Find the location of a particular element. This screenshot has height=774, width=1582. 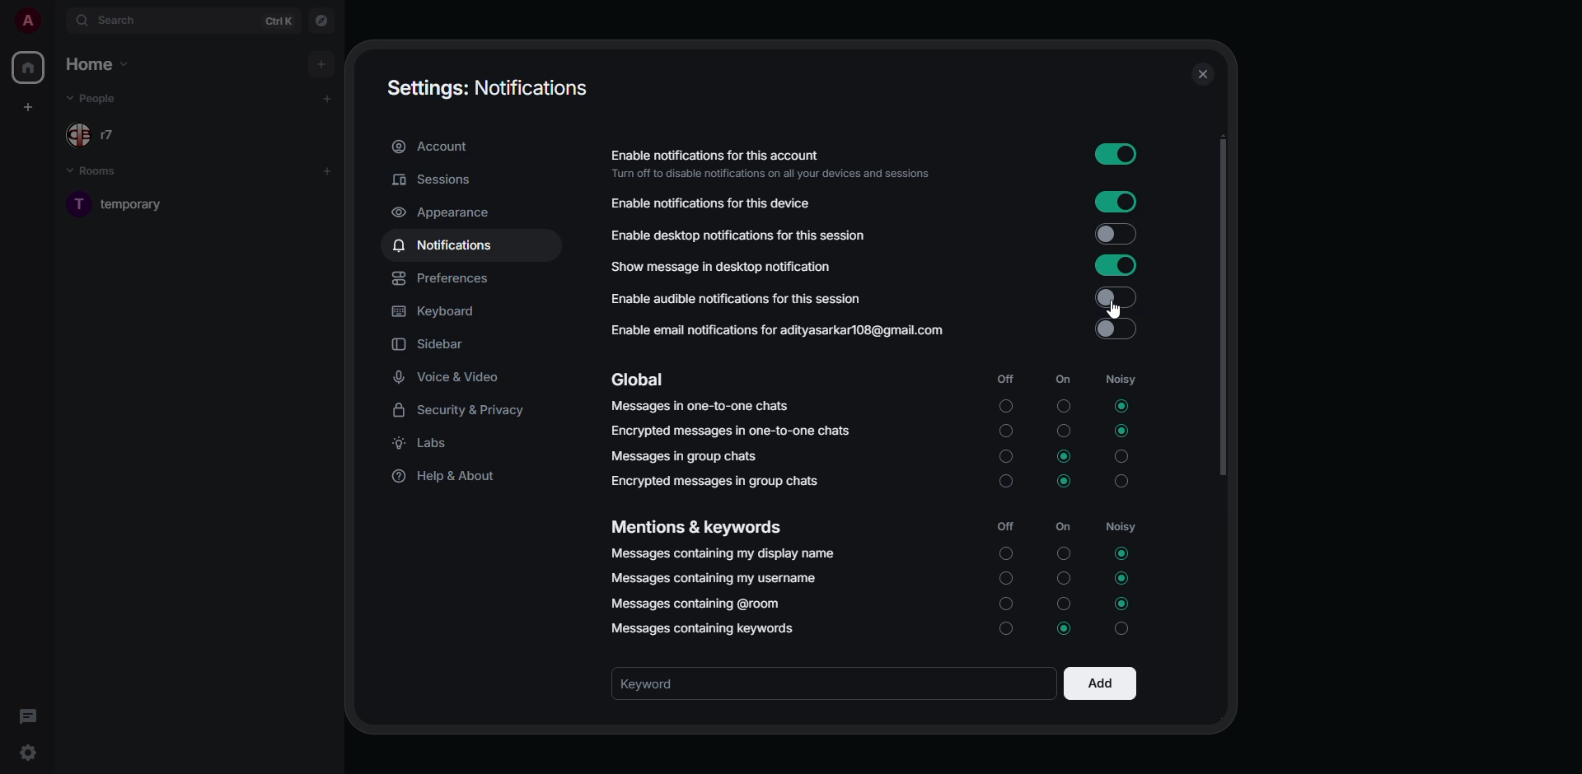

navigator is located at coordinates (319, 21).